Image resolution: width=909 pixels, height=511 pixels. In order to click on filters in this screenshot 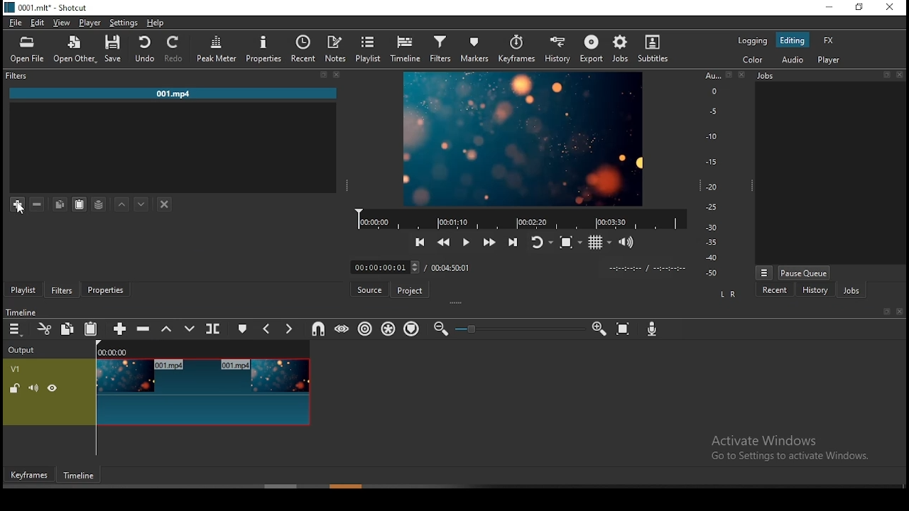, I will do `click(175, 75)`.